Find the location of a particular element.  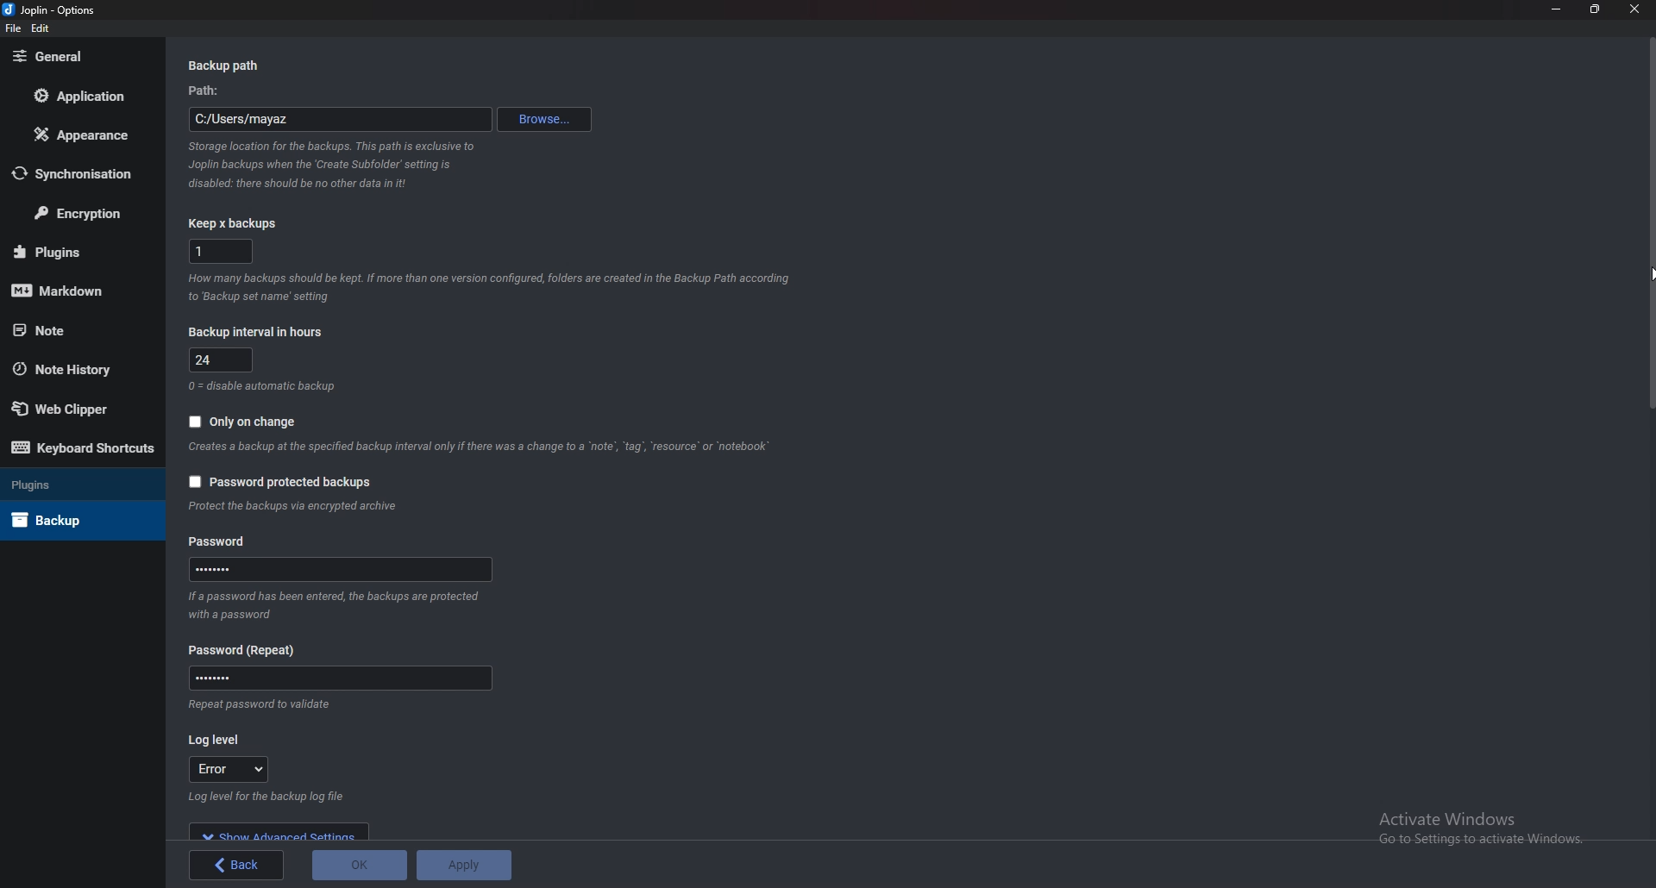

Show advanced settings is located at coordinates (281, 831).